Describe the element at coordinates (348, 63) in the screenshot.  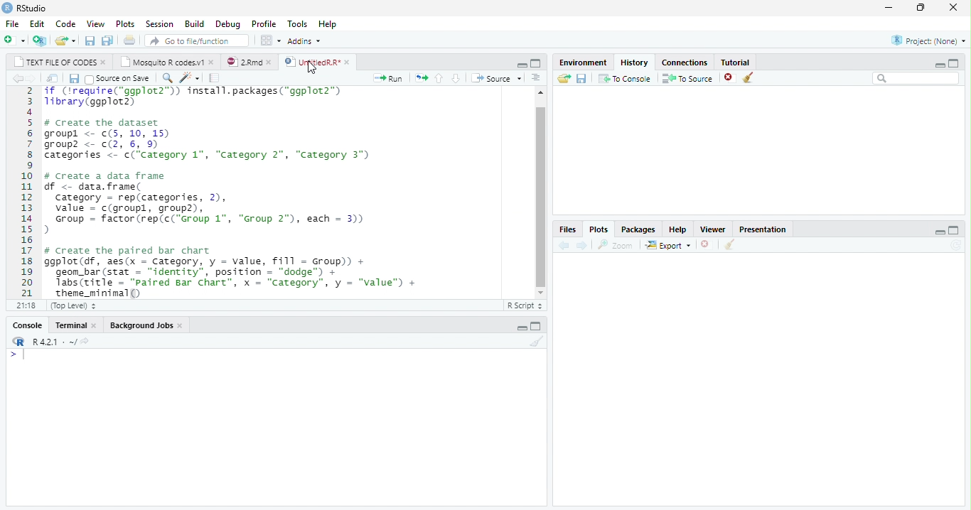
I see `close` at that location.